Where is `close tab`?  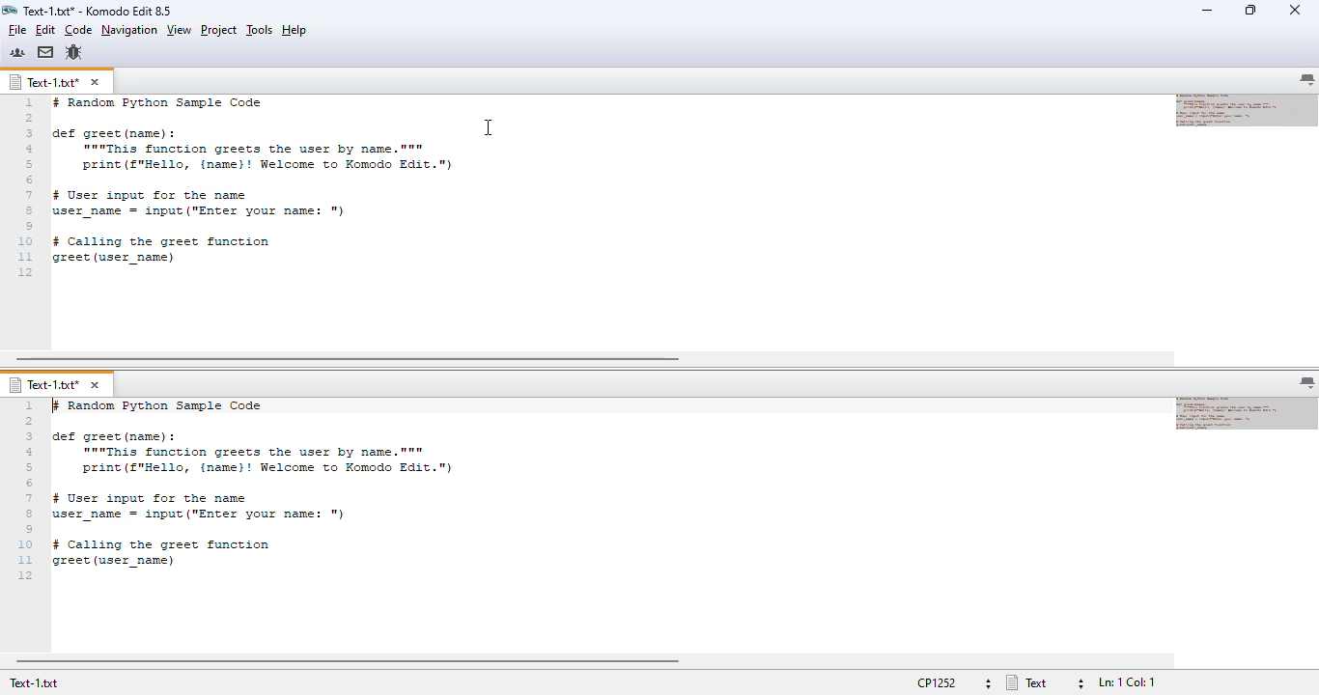 close tab is located at coordinates (98, 385).